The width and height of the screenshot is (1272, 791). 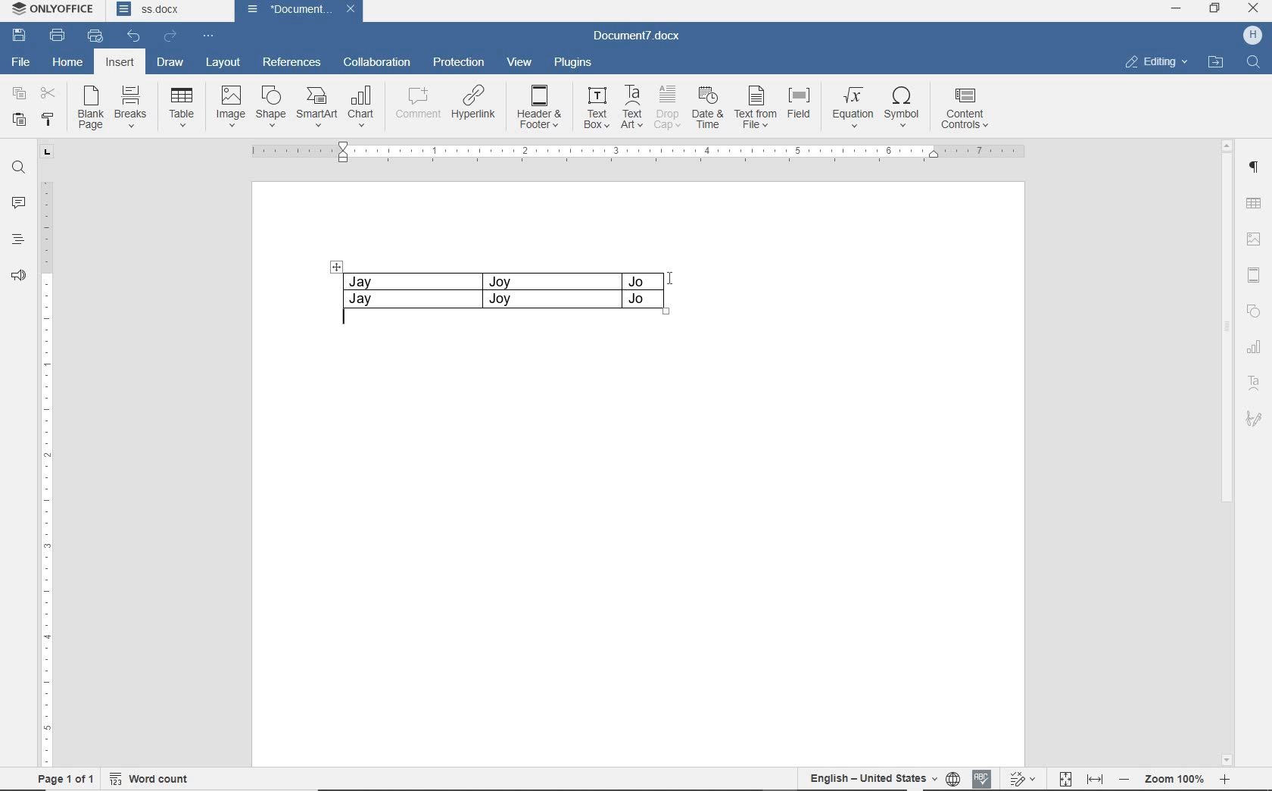 What do you see at coordinates (56, 11) in the screenshot?
I see `SYSTEM NAME` at bounding box center [56, 11].